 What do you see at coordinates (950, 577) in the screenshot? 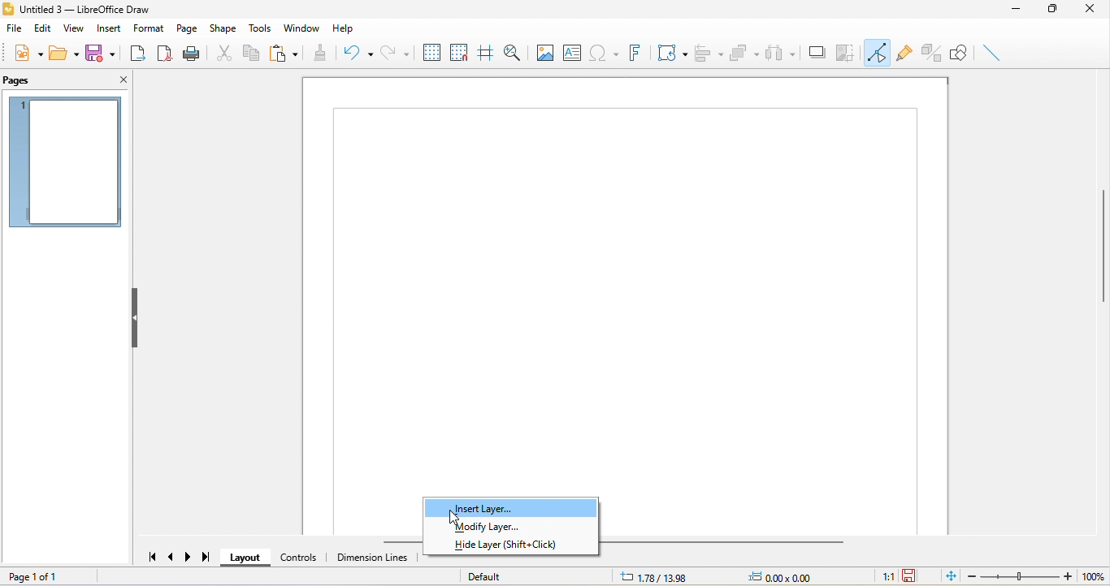
I see `fit page to current window` at bounding box center [950, 577].